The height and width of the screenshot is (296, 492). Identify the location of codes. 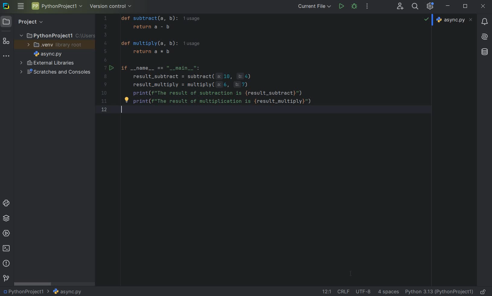
(260, 69).